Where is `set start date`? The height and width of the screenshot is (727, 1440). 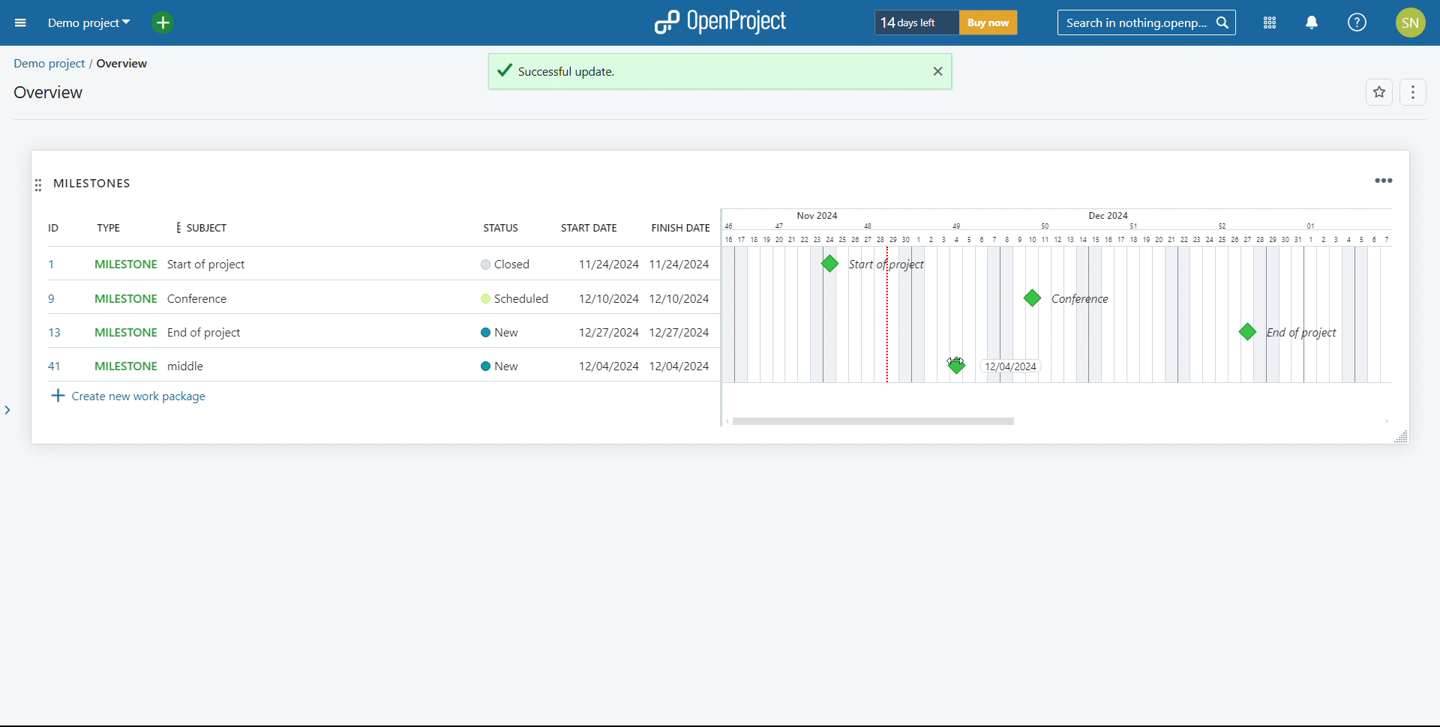 set start date is located at coordinates (606, 301).